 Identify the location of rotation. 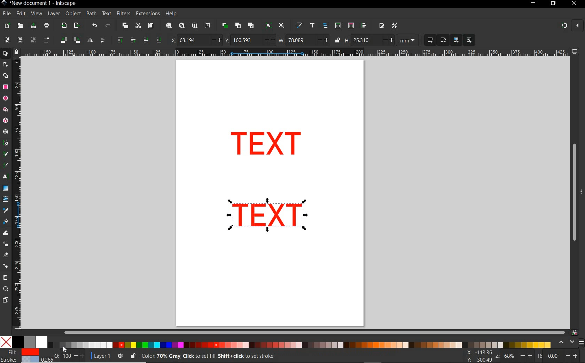
(559, 355).